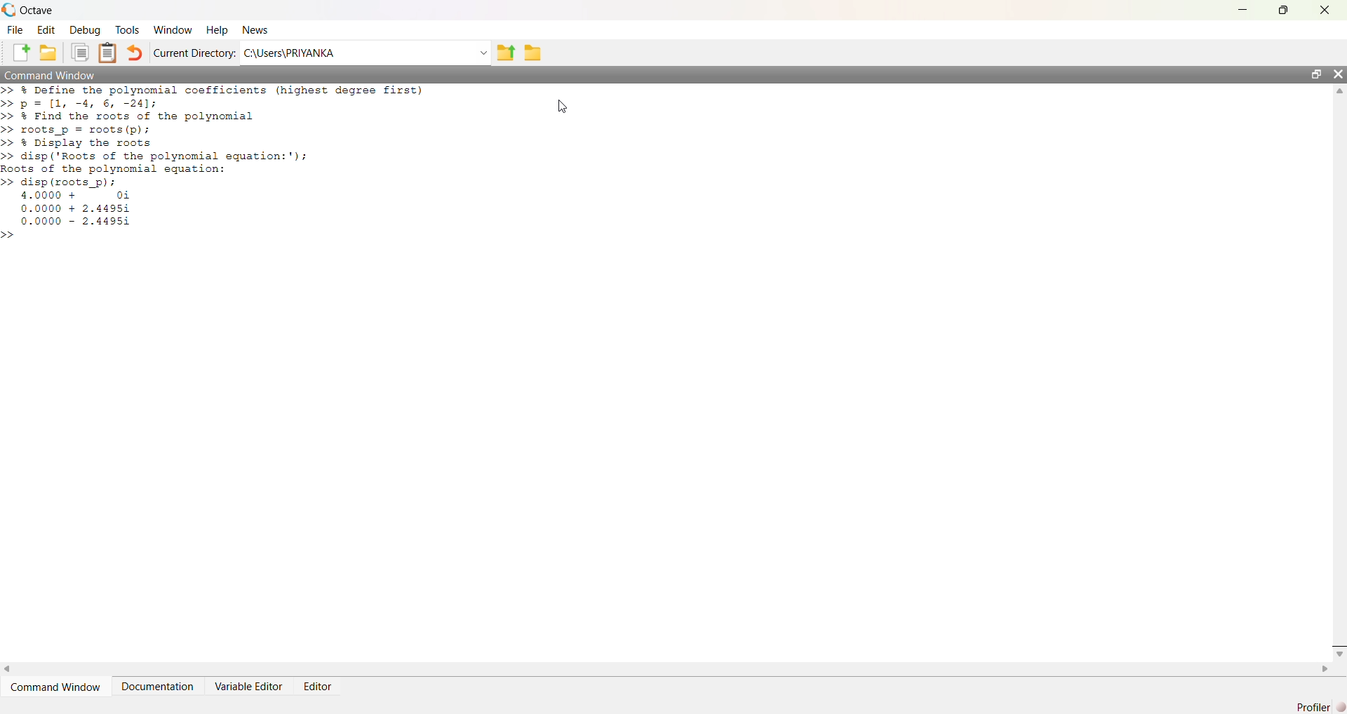  Describe the element at coordinates (195, 54) in the screenshot. I see `Current Directory:` at that location.